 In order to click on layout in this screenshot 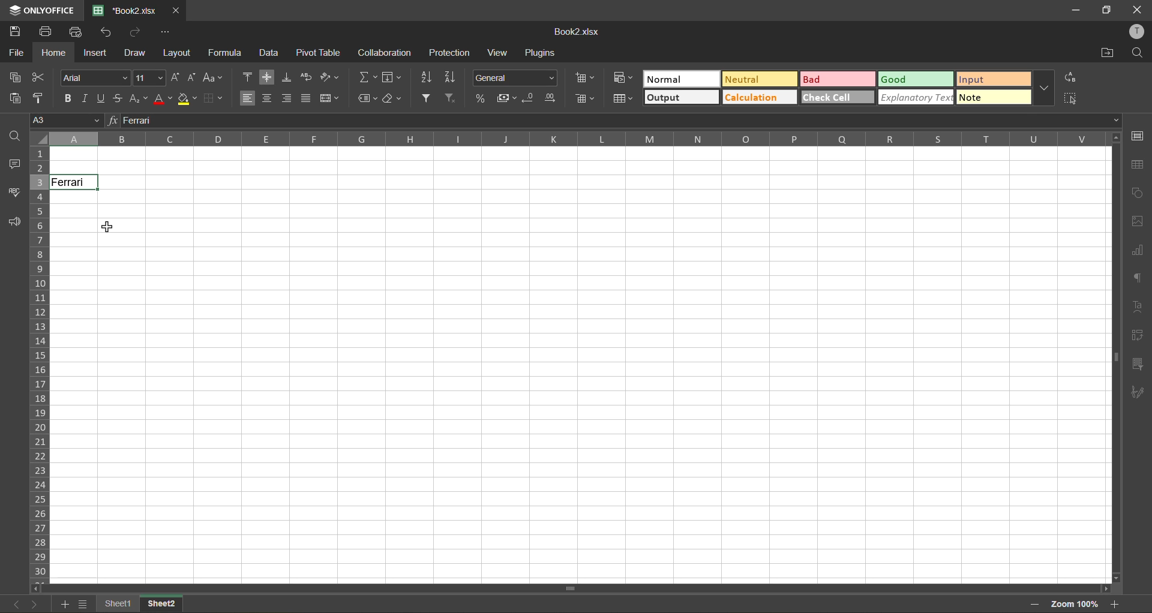, I will do `click(176, 53)`.